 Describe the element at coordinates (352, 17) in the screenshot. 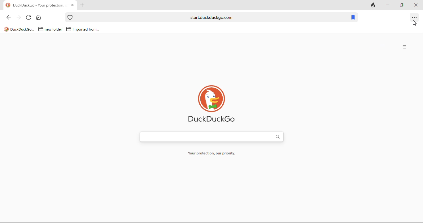

I see `bookmark` at that location.